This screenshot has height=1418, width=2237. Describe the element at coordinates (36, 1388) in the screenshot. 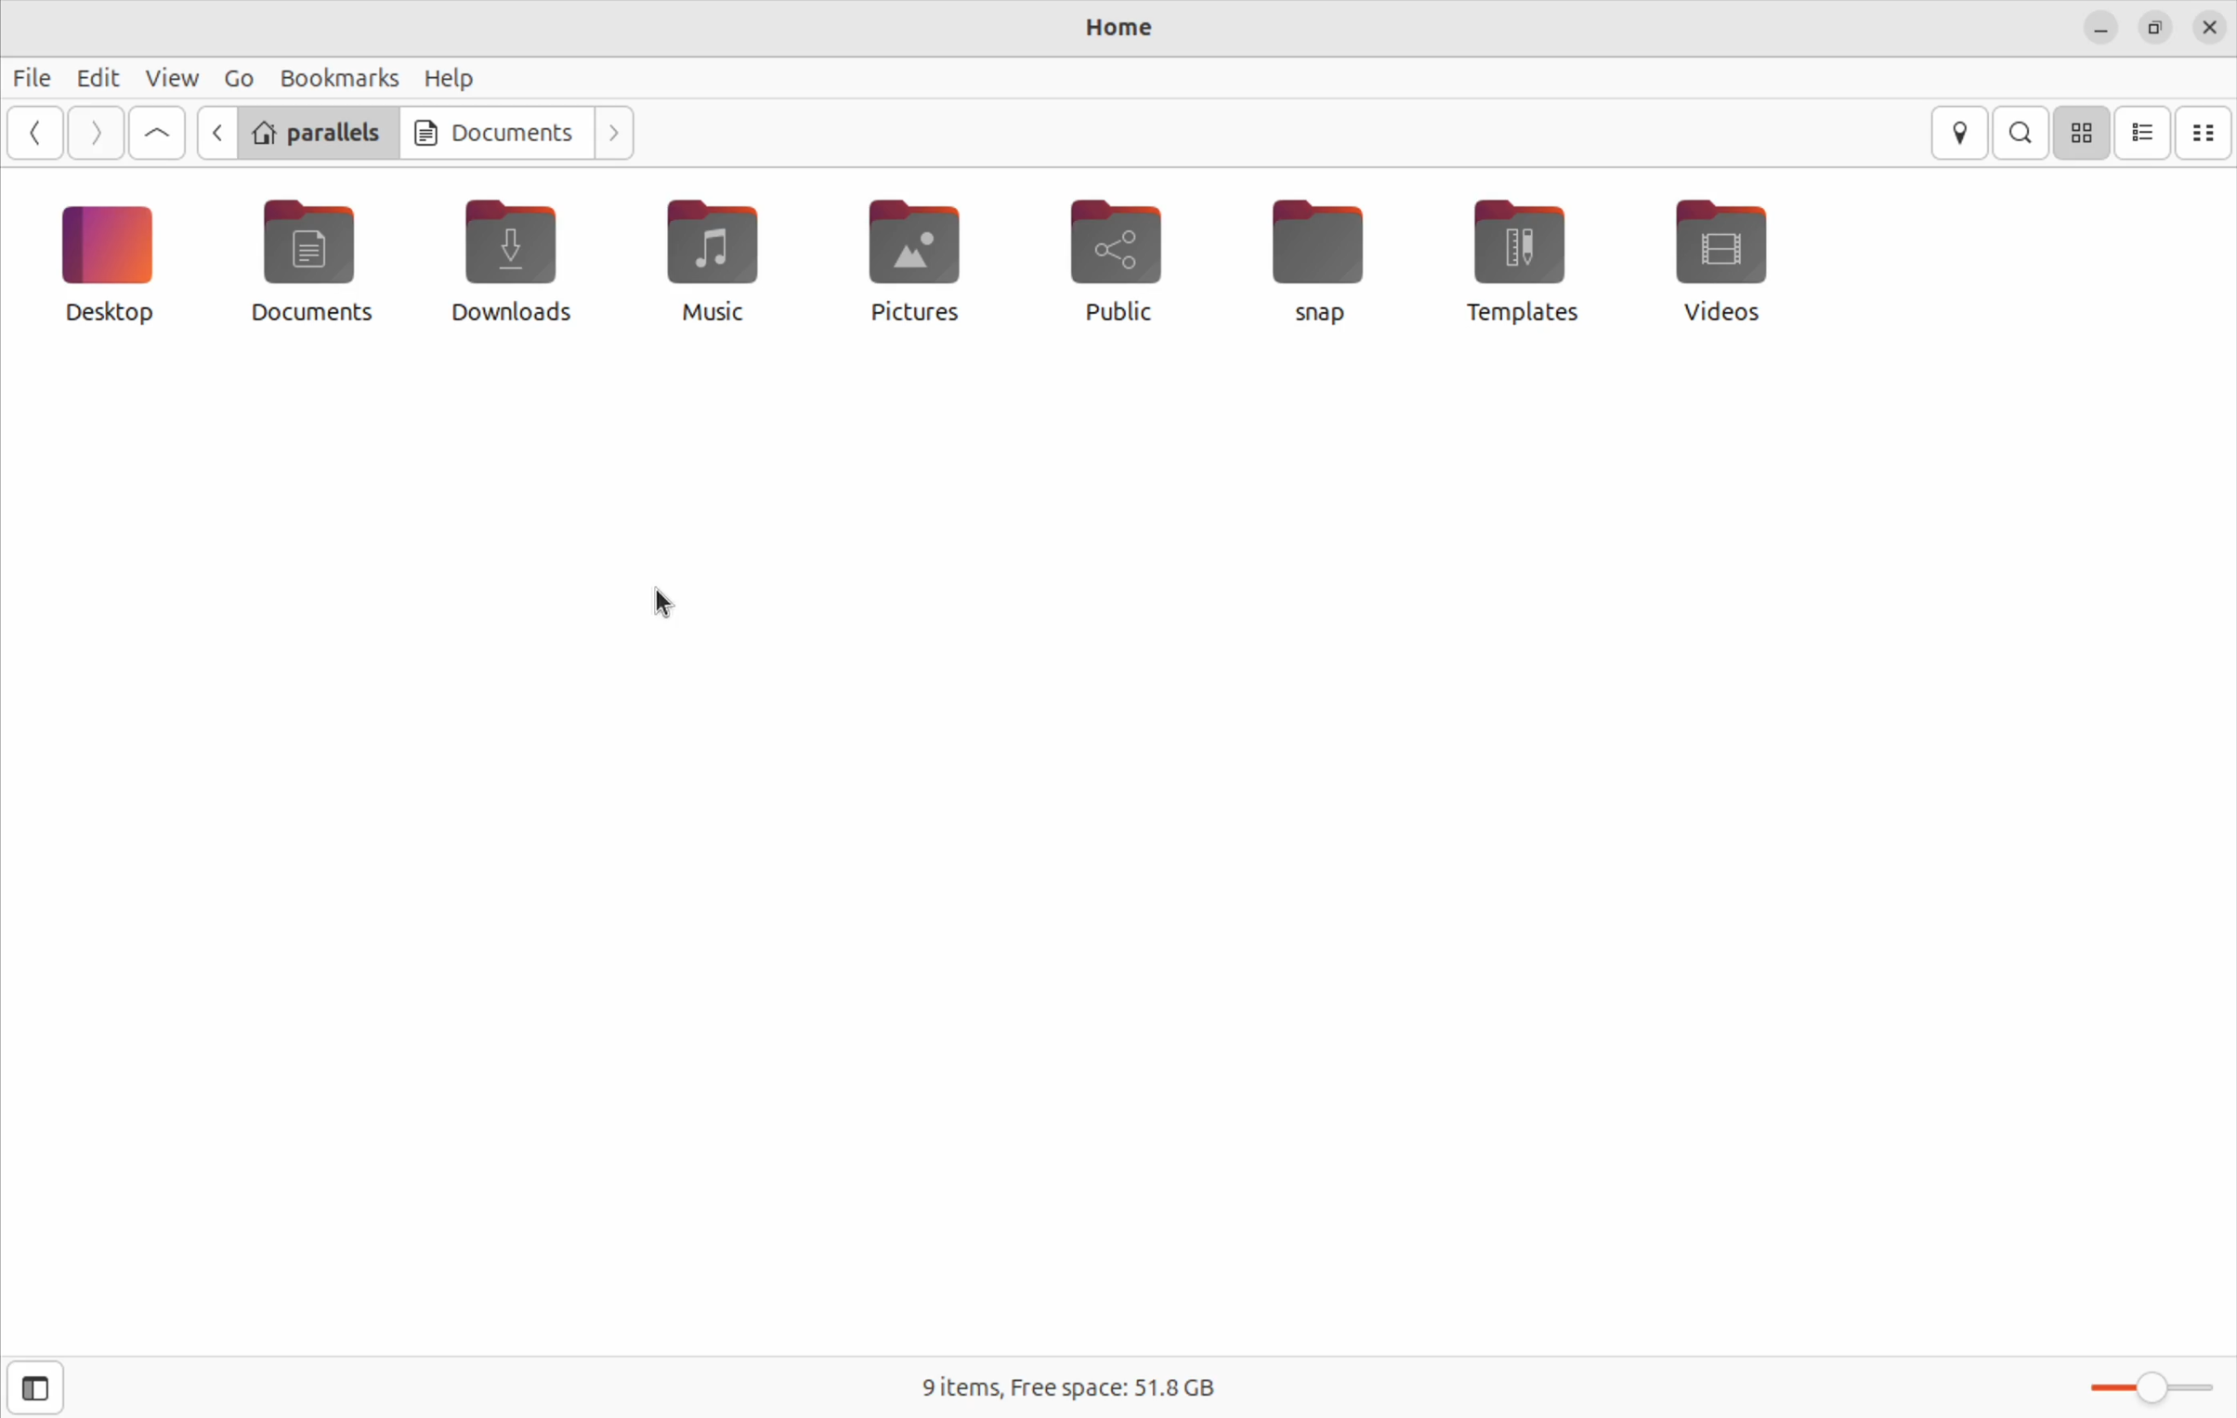

I see `open side bar` at that location.